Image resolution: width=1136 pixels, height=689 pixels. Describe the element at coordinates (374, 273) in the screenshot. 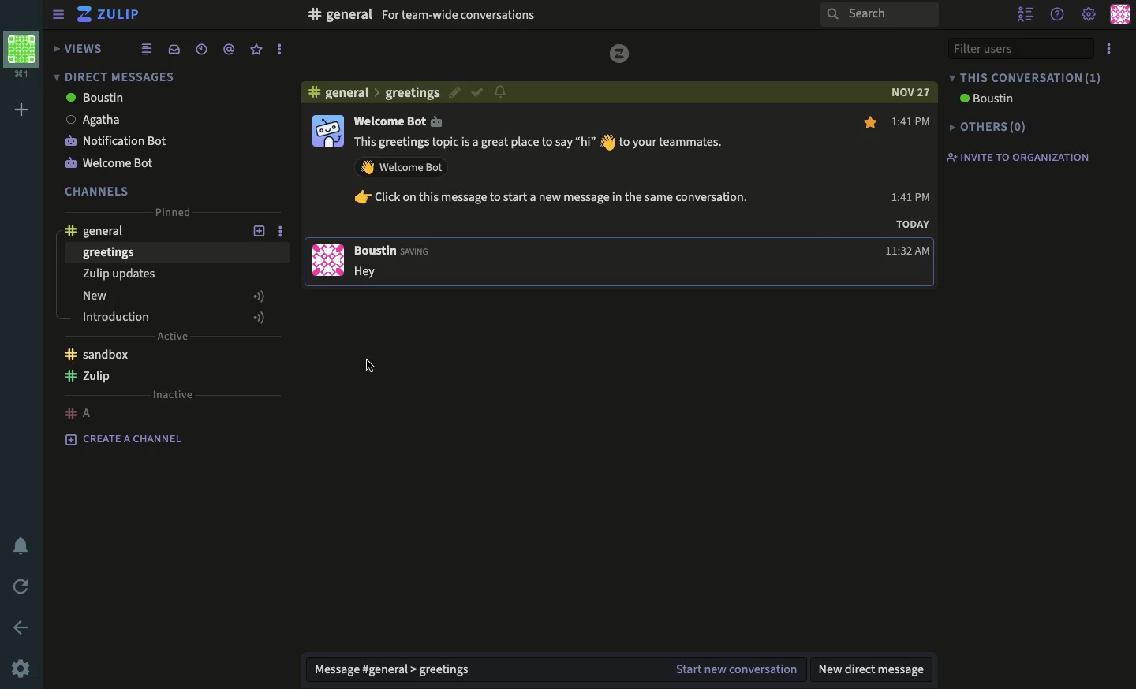

I see `Hello` at that location.